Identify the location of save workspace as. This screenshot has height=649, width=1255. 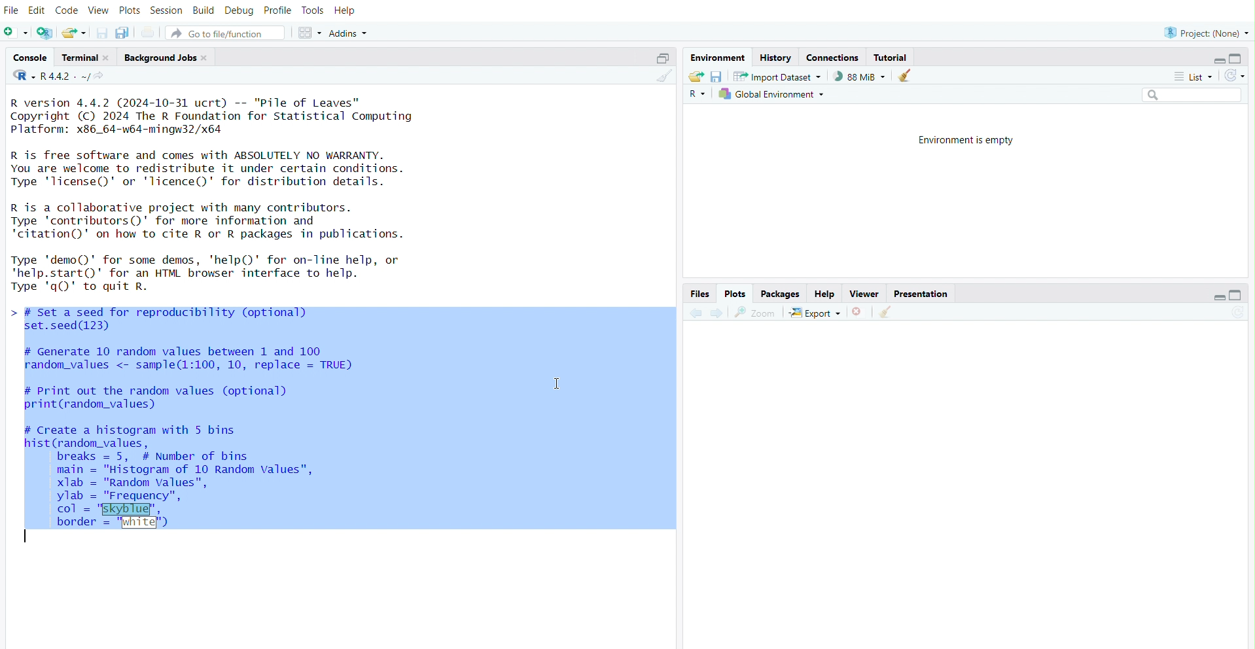
(717, 77).